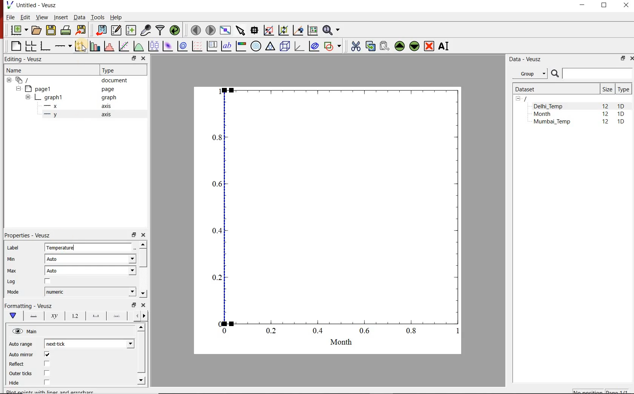 This screenshot has height=394, width=634. Describe the element at coordinates (270, 47) in the screenshot. I see `Ternary graph` at that location.